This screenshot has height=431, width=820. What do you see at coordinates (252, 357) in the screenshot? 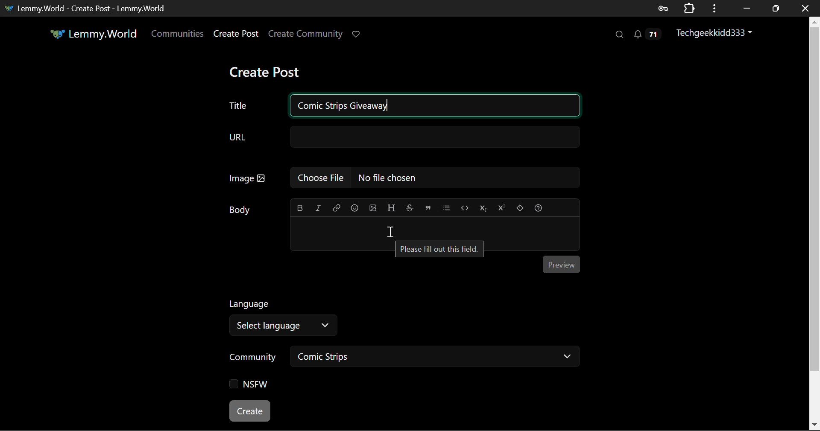
I see `Community` at bounding box center [252, 357].